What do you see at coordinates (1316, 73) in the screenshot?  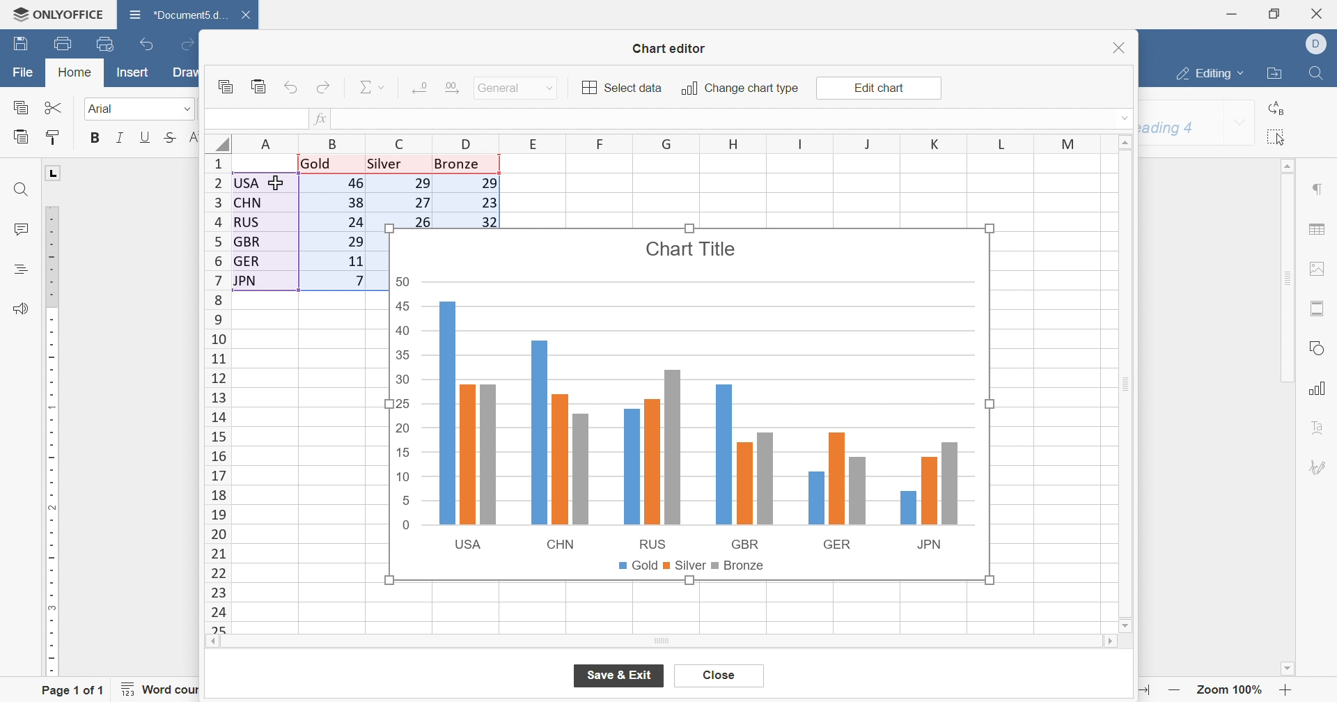 I see `find` at bounding box center [1316, 73].